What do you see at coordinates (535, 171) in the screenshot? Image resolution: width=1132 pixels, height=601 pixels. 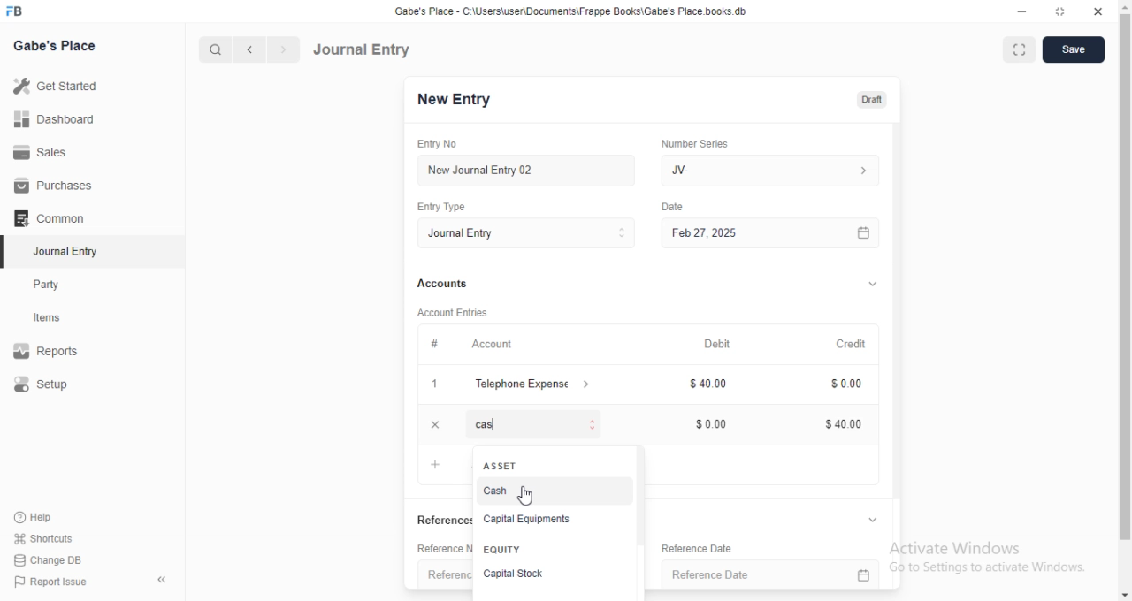 I see `New Journal Entry 02` at bounding box center [535, 171].